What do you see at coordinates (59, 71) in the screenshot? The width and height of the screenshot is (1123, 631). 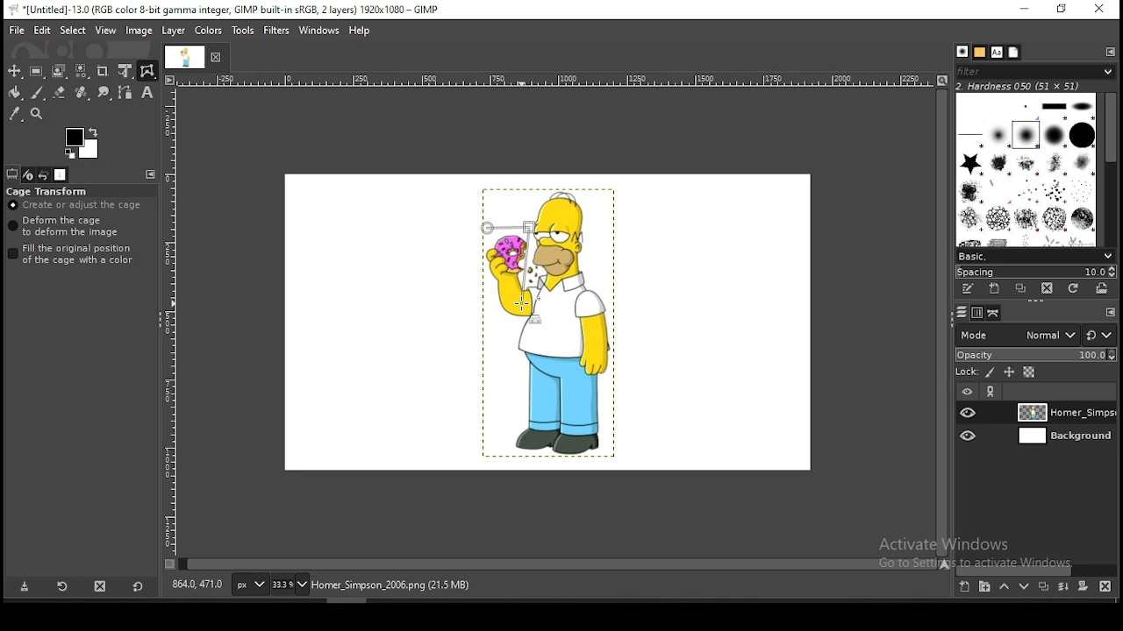 I see `foreground select tool` at bounding box center [59, 71].